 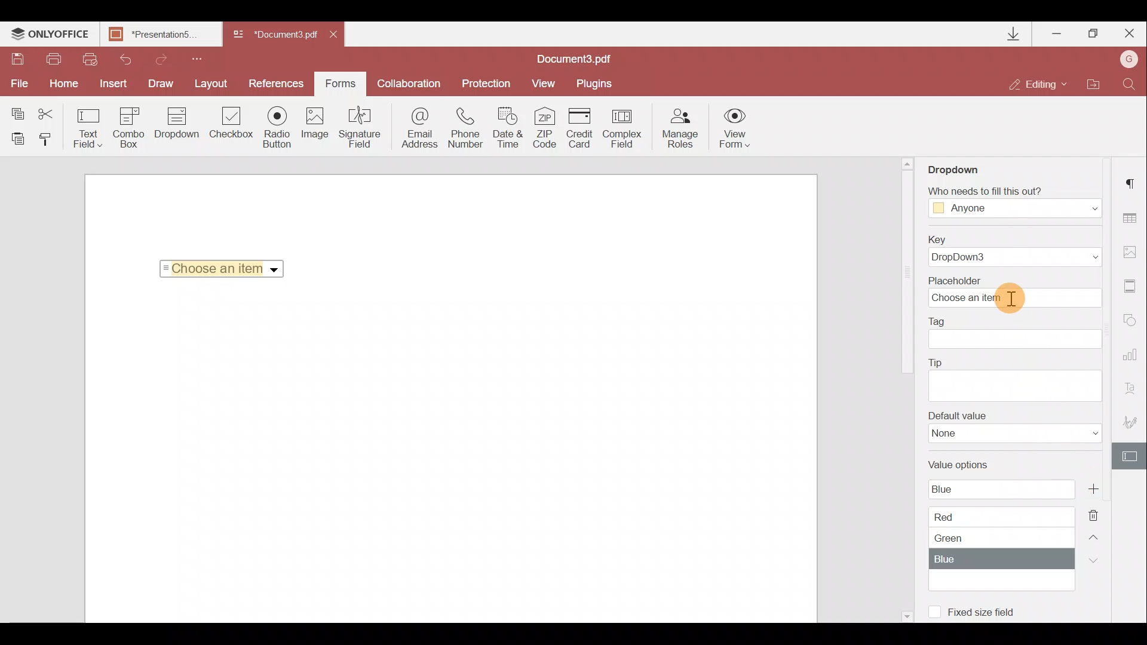 I want to click on Working area, so click(x=449, y=456).